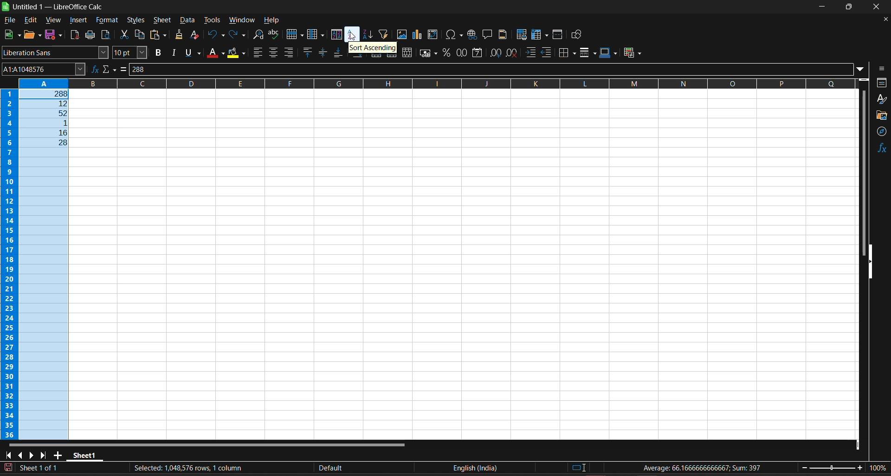 The image size is (891, 476). Describe the element at coordinates (31, 455) in the screenshot. I see `scroll to next sheet` at that location.